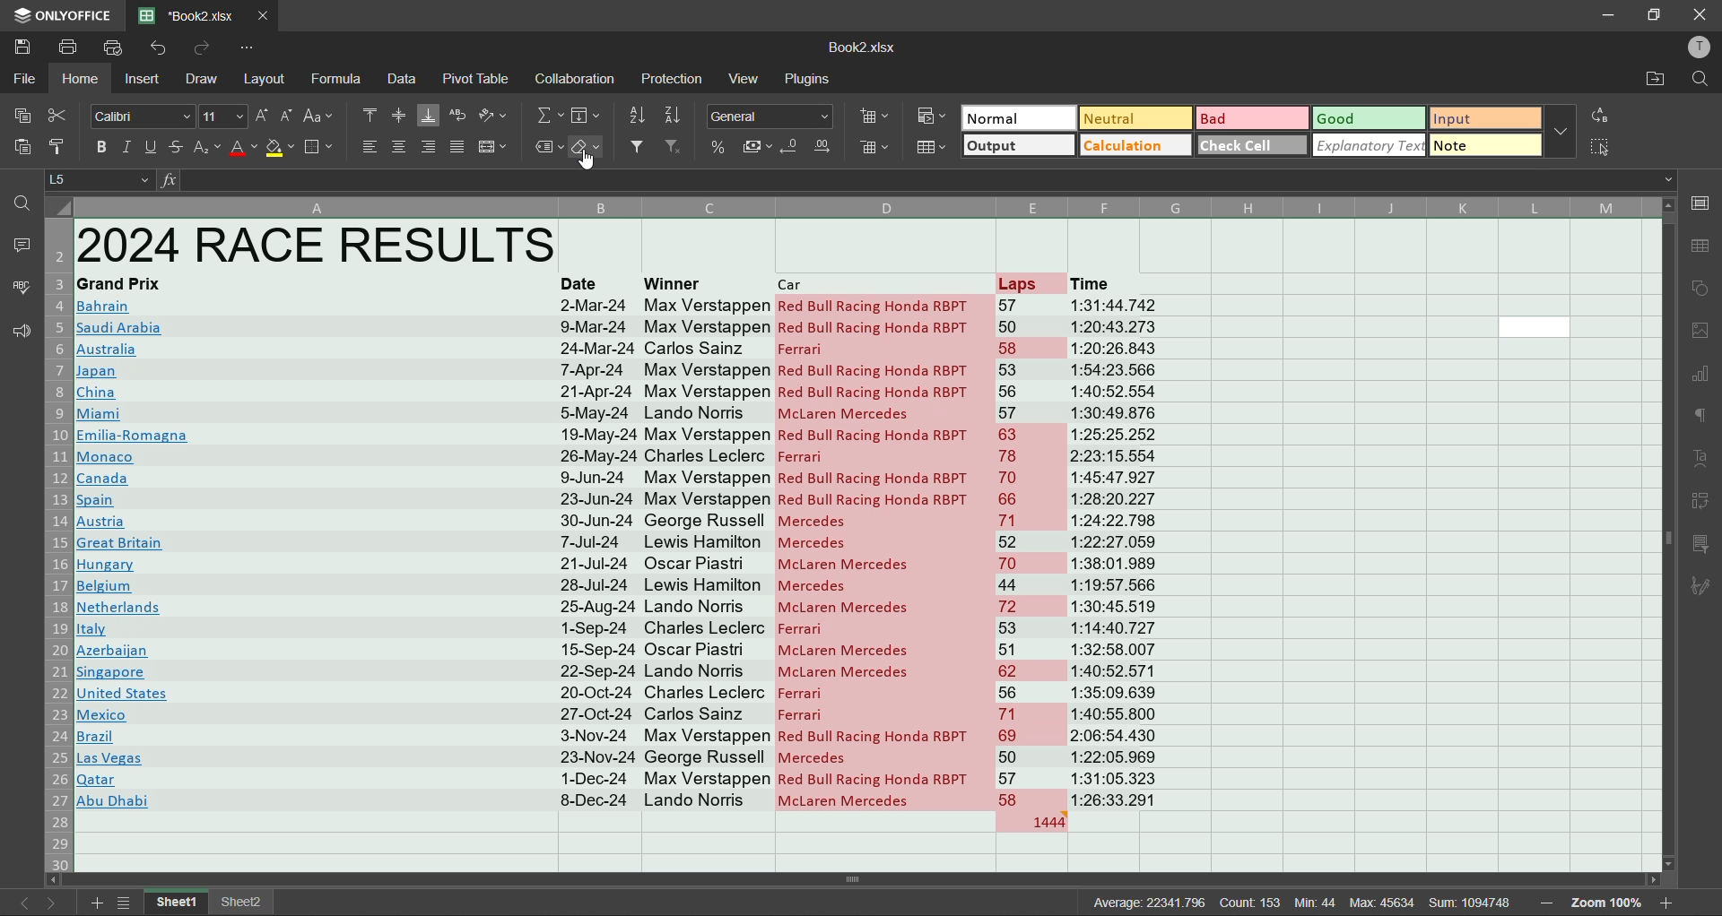 The width and height of the screenshot is (1722, 916). What do you see at coordinates (23, 115) in the screenshot?
I see `copy` at bounding box center [23, 115].